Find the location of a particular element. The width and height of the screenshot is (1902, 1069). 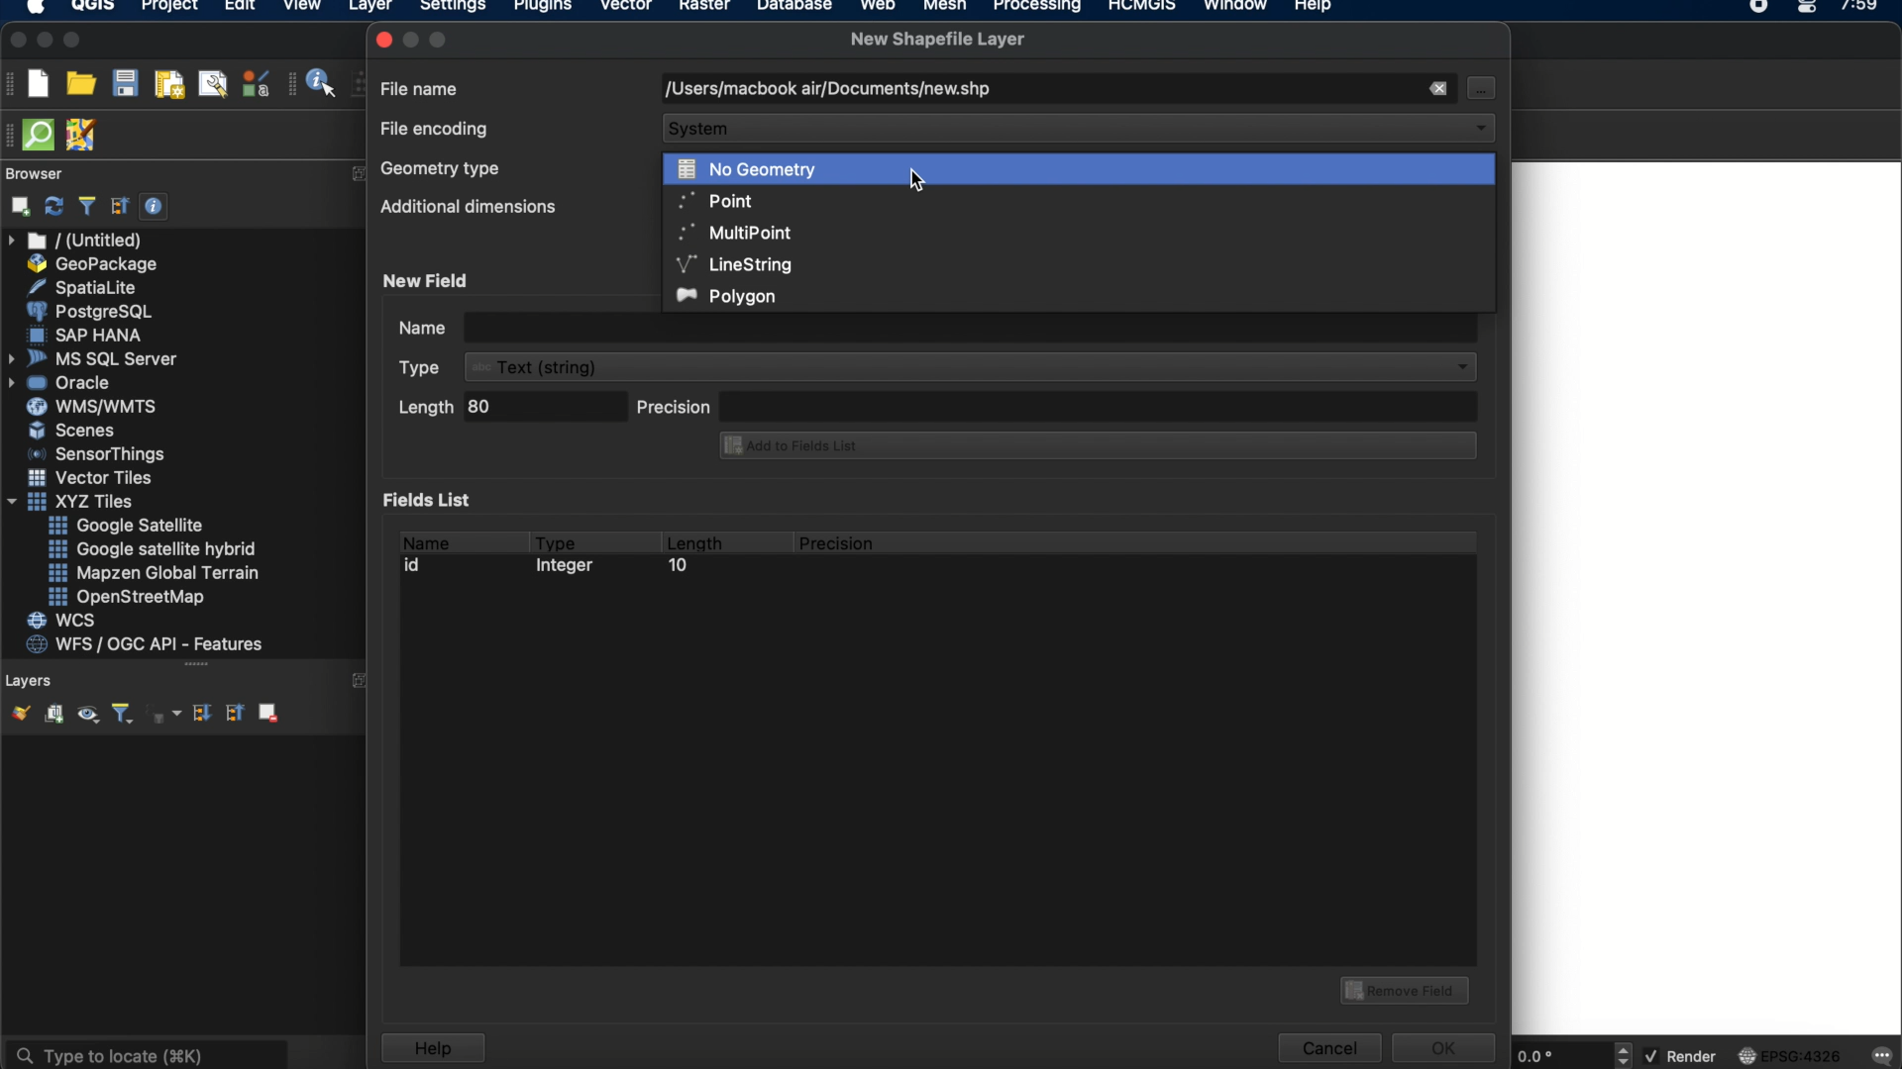

text dropdown menu is located at coordinates (941, 367).